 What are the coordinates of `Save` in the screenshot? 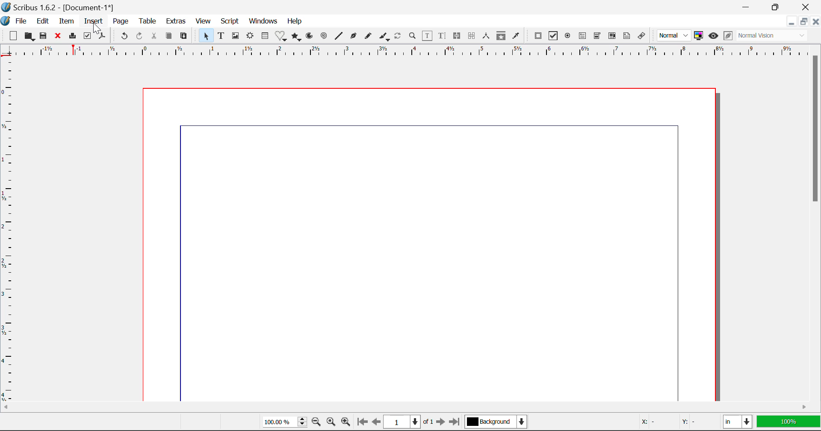 It's located at (46, 37).